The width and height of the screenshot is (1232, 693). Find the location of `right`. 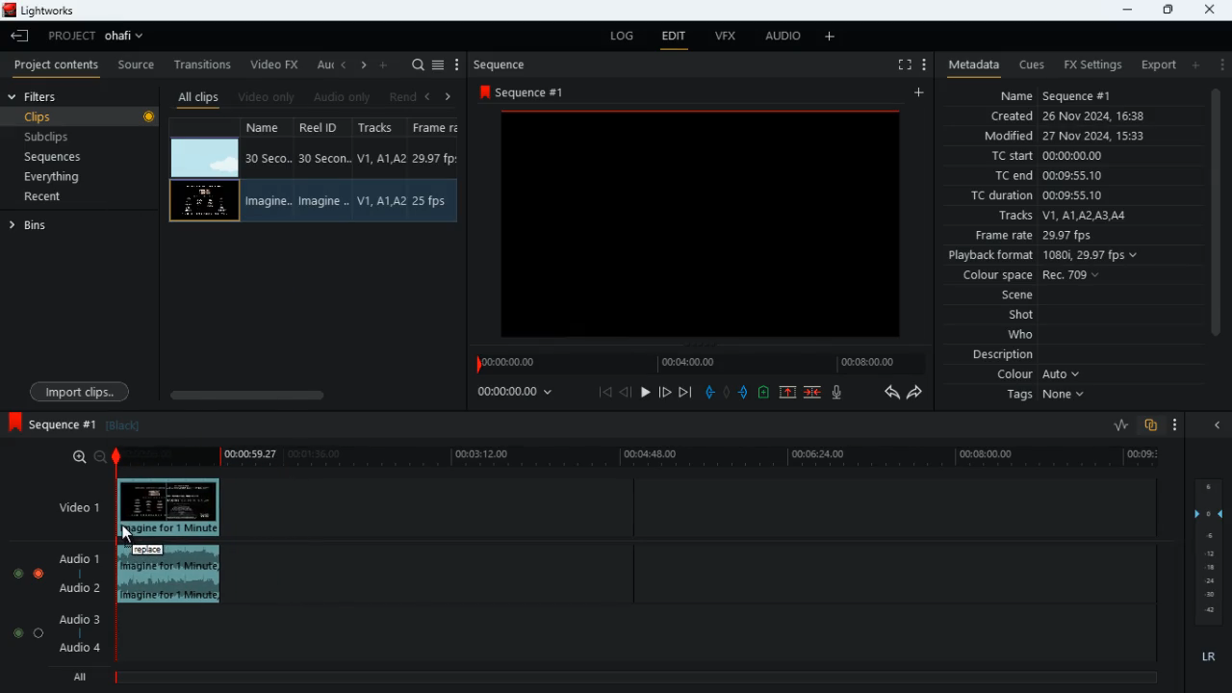

right is located at coordinates (449, 96).